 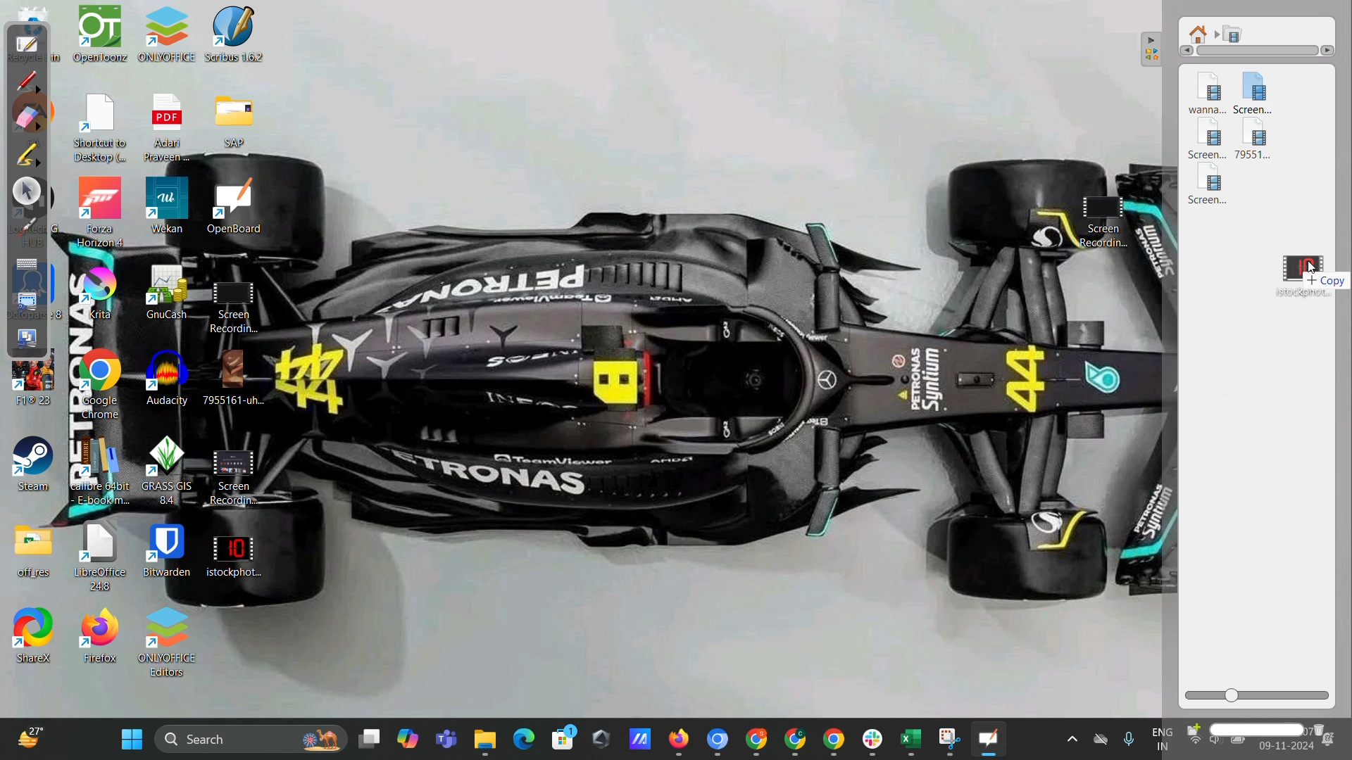 What do you see at coordinates (1127, 738) in the screenshot?
I see `Microphome` at bounding box center [1127, 738].